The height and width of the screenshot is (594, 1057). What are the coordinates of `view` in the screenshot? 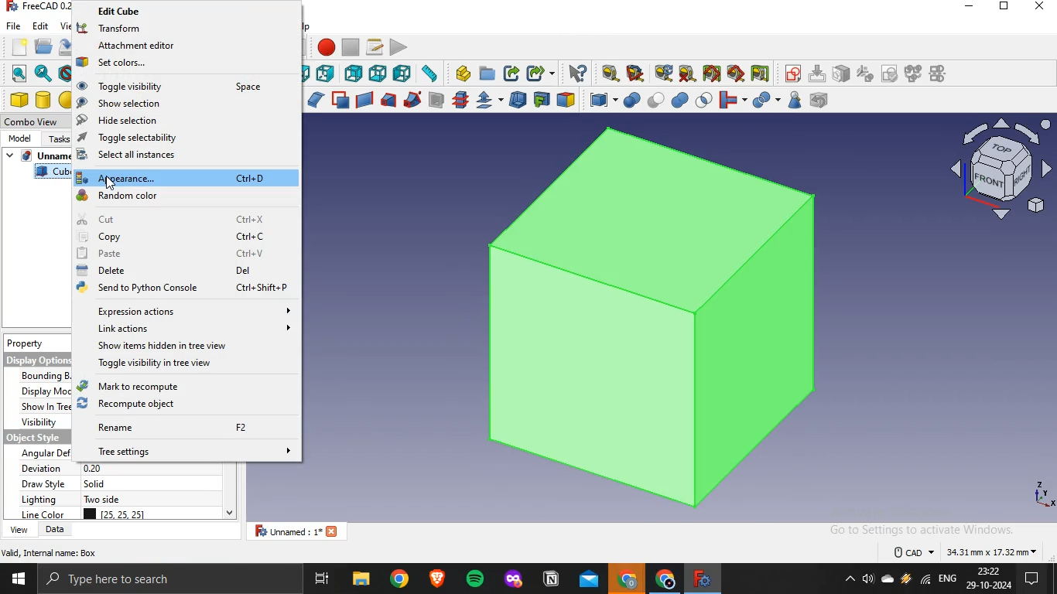 It's located at (19, 530).